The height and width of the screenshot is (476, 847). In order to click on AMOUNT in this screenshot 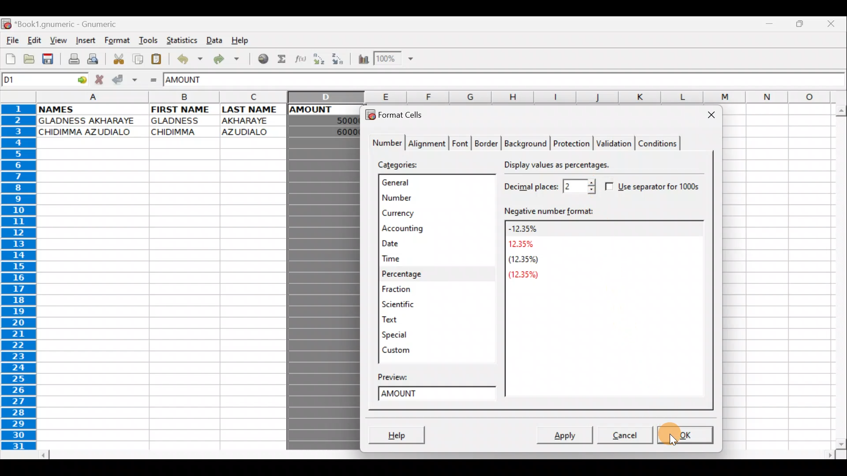, I will do `click(320, 109)`.